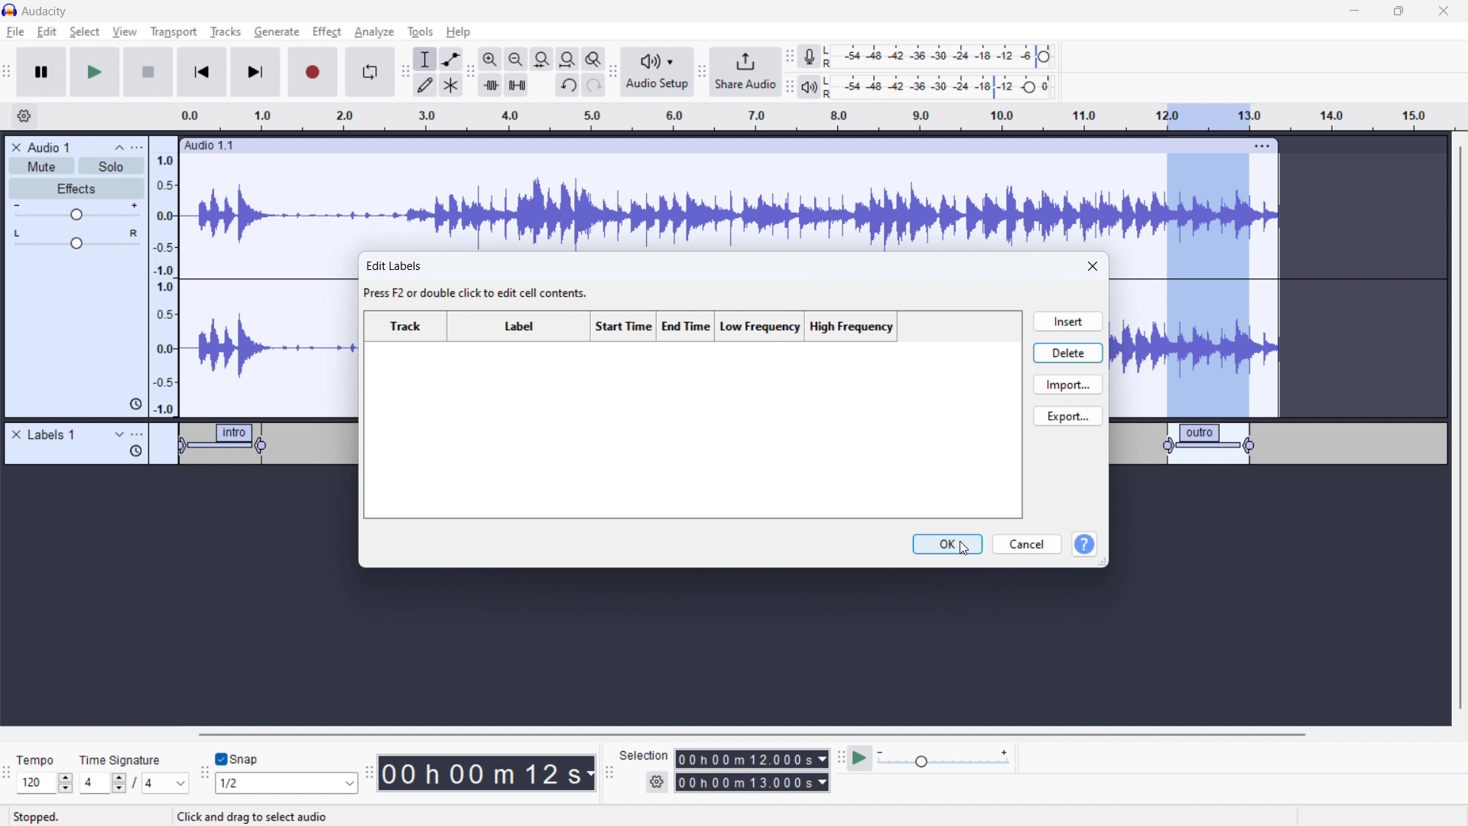  I want to click on label 1, so click(226, 446).